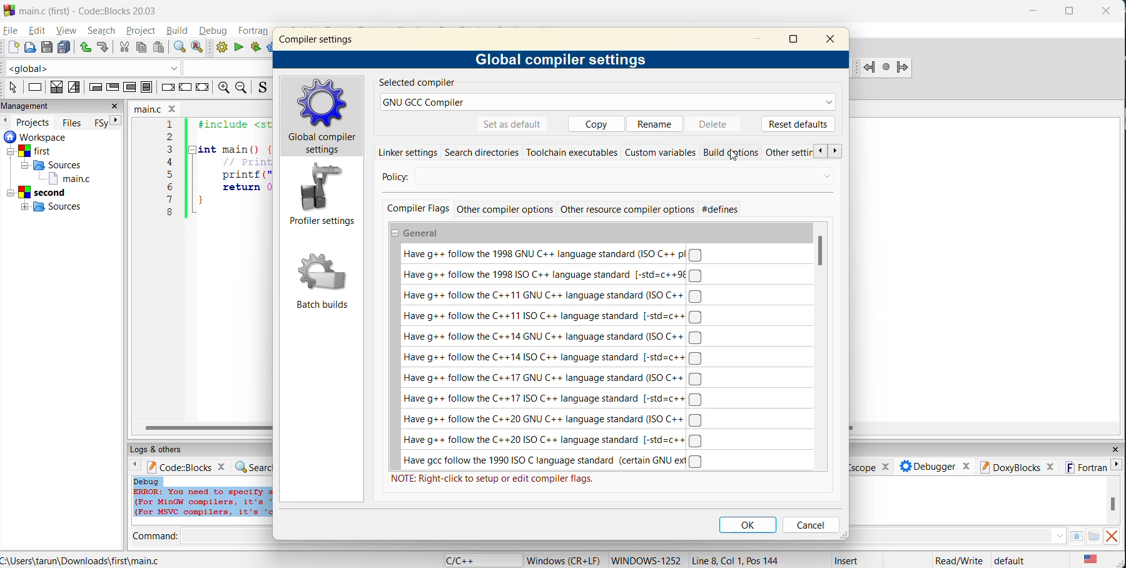 Image resolution: width=1126 pixels, height=568 pixels. Describe the element at coordinates (88, 559) in the screenshot. I see `C:\Users\tarun\Downloads\first\main.c` at that location.